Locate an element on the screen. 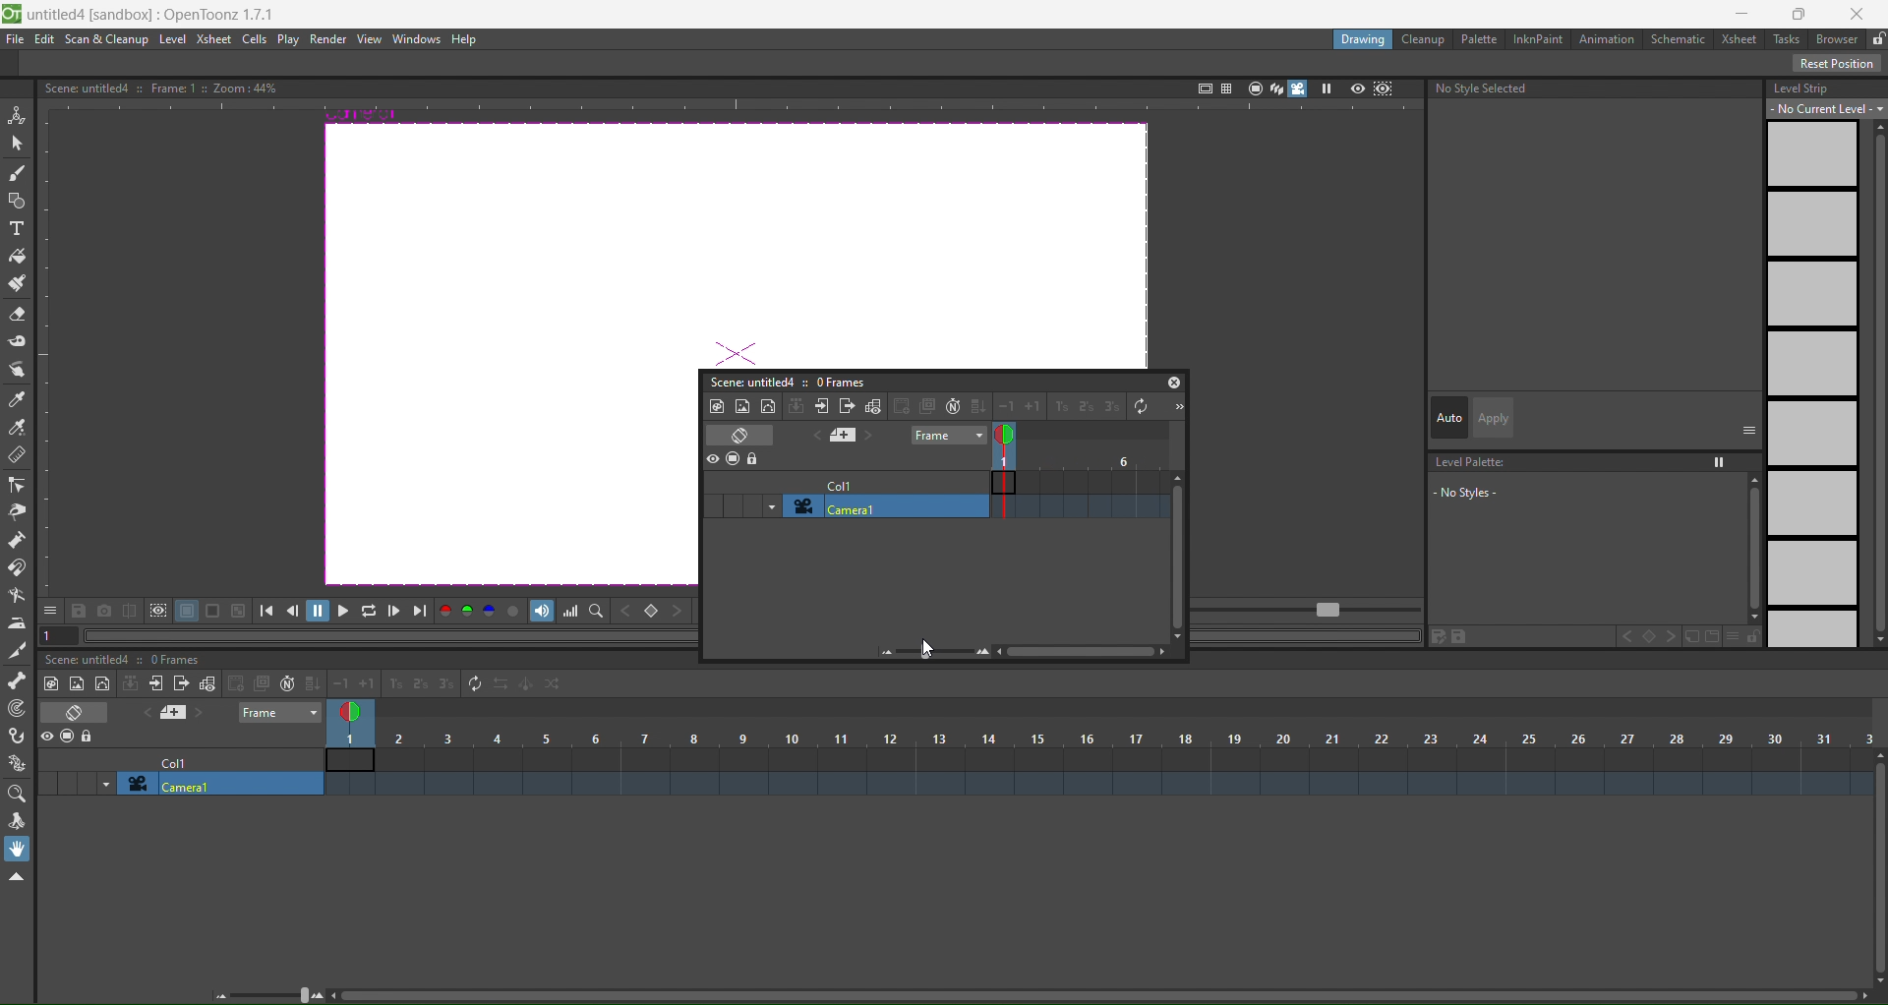 This screenshot has height=1005, width=1888. rbg picker tool is located at coordinates (18, 428).